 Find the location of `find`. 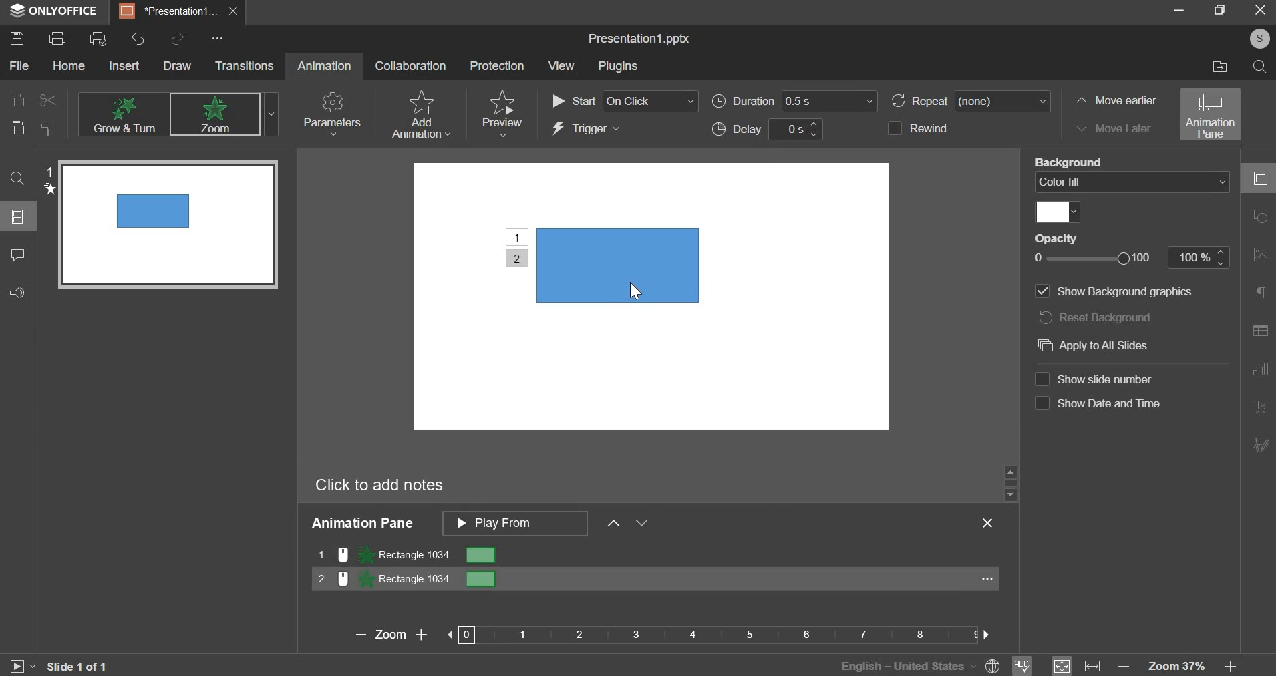

find is located at coordinates (1261, 67).